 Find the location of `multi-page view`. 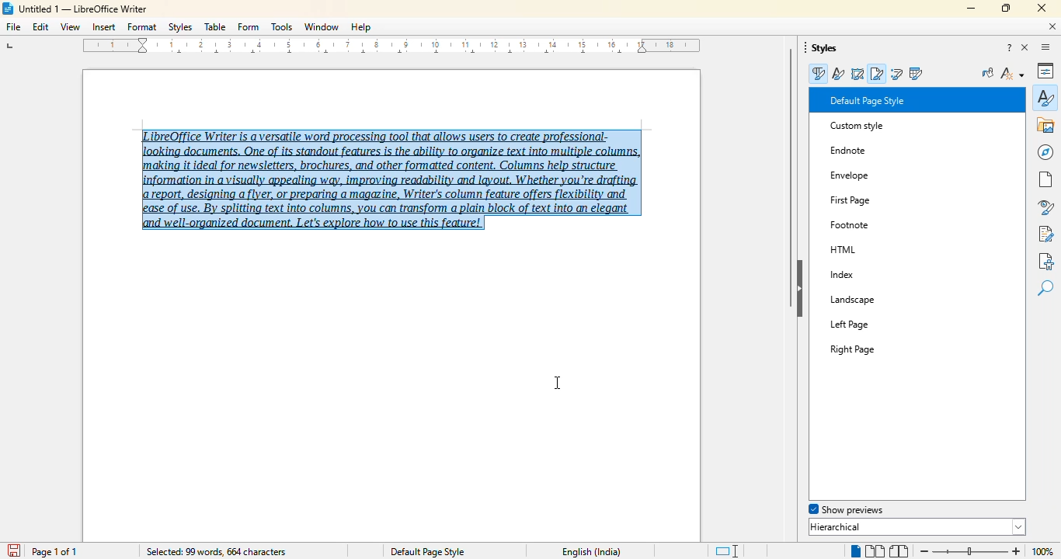

multi-page view is located at coordinates (874, 550).